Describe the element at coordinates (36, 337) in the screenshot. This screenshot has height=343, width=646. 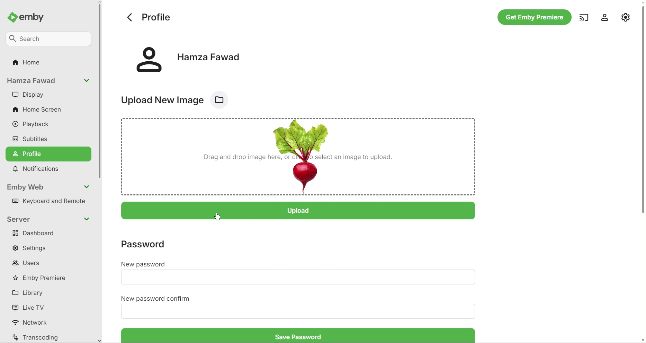
I see `Transcoding` at that location.